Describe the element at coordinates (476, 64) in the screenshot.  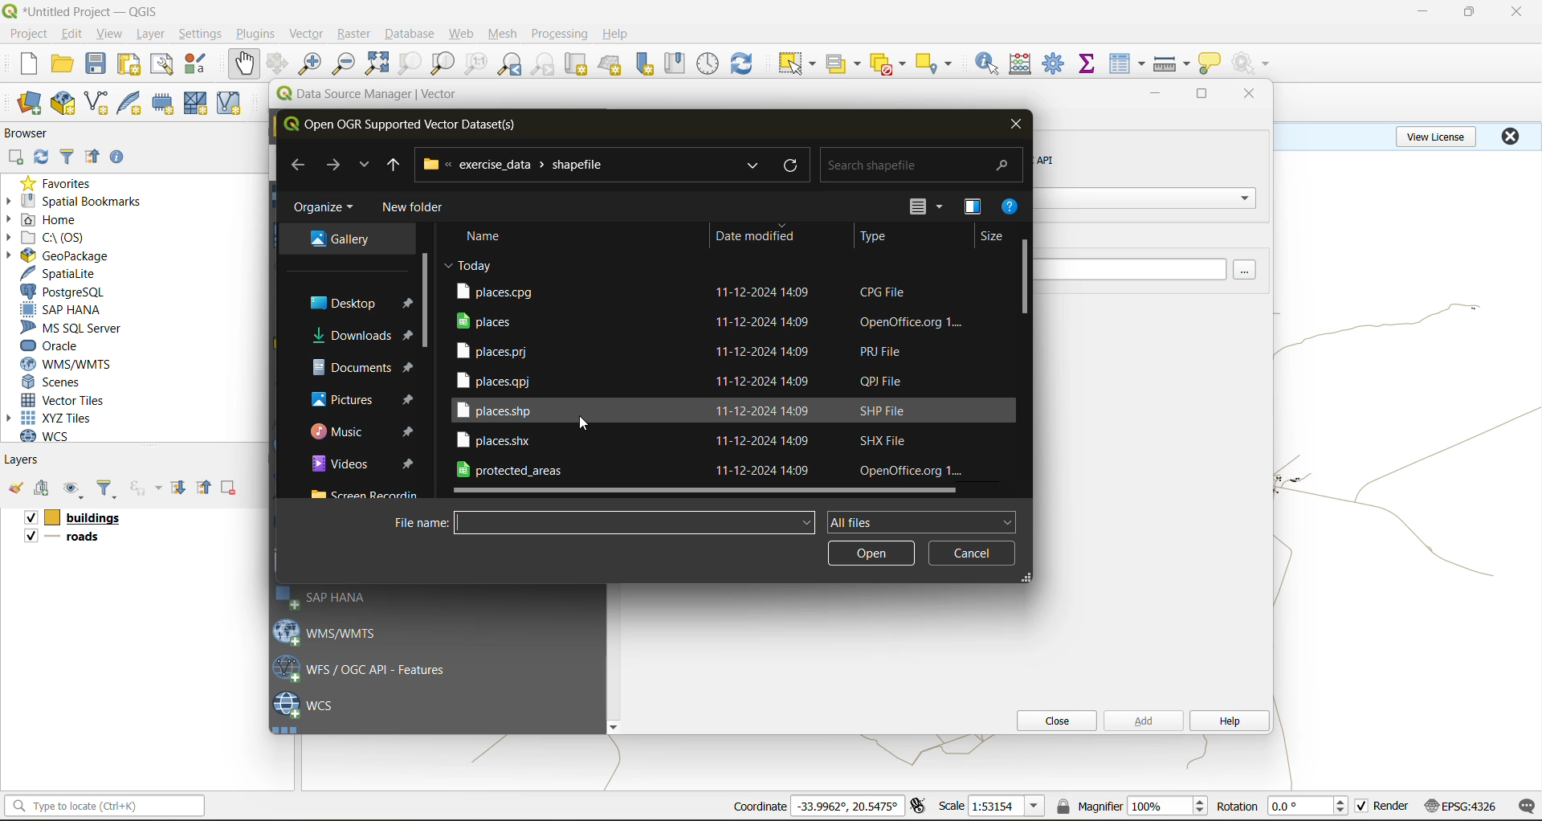
I see `zoom native` at that location.